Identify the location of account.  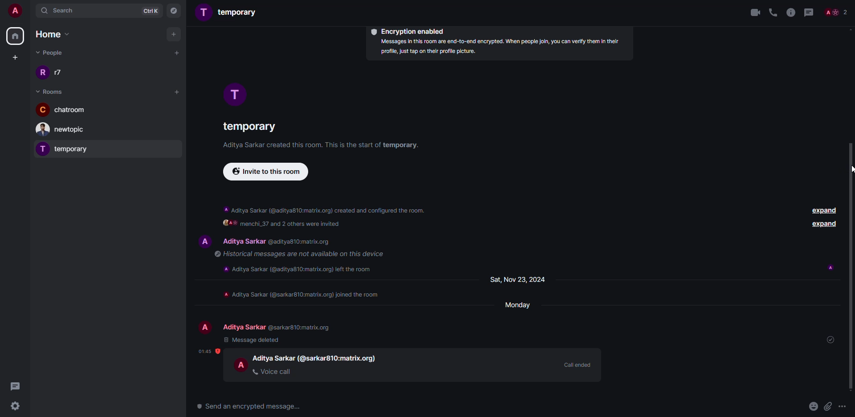
(14, 10).